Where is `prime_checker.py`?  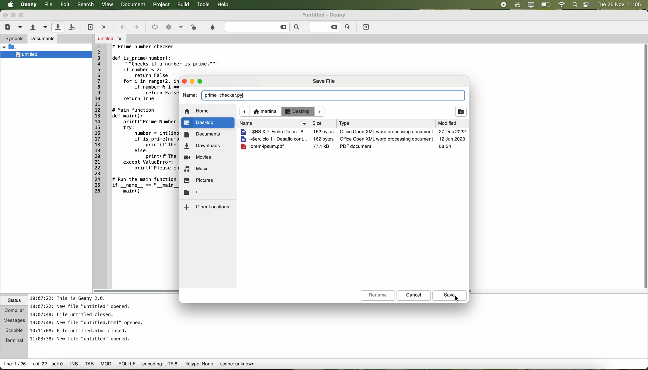 prime_checker.py is located at coordinates (223, 95).